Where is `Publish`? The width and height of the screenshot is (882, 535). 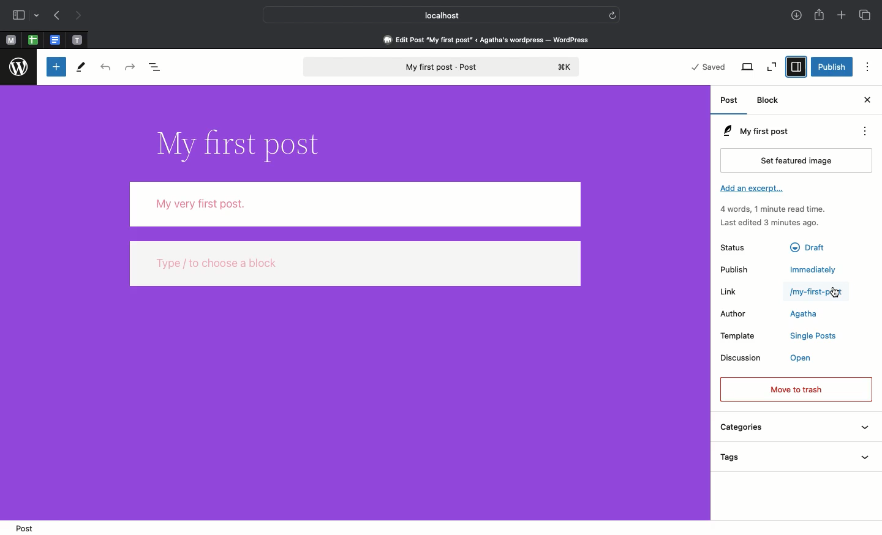 Publish is located at coordinates (734, 268).